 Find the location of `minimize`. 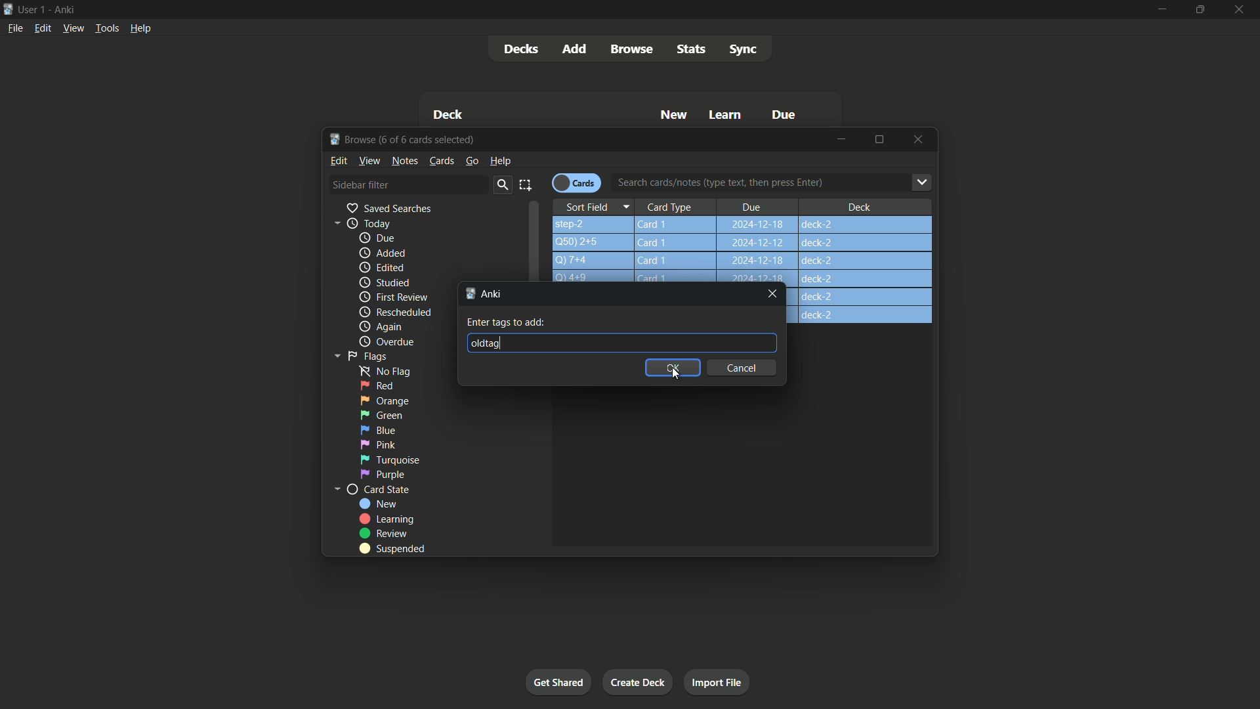

minimize is located at coordinates (842, 140).